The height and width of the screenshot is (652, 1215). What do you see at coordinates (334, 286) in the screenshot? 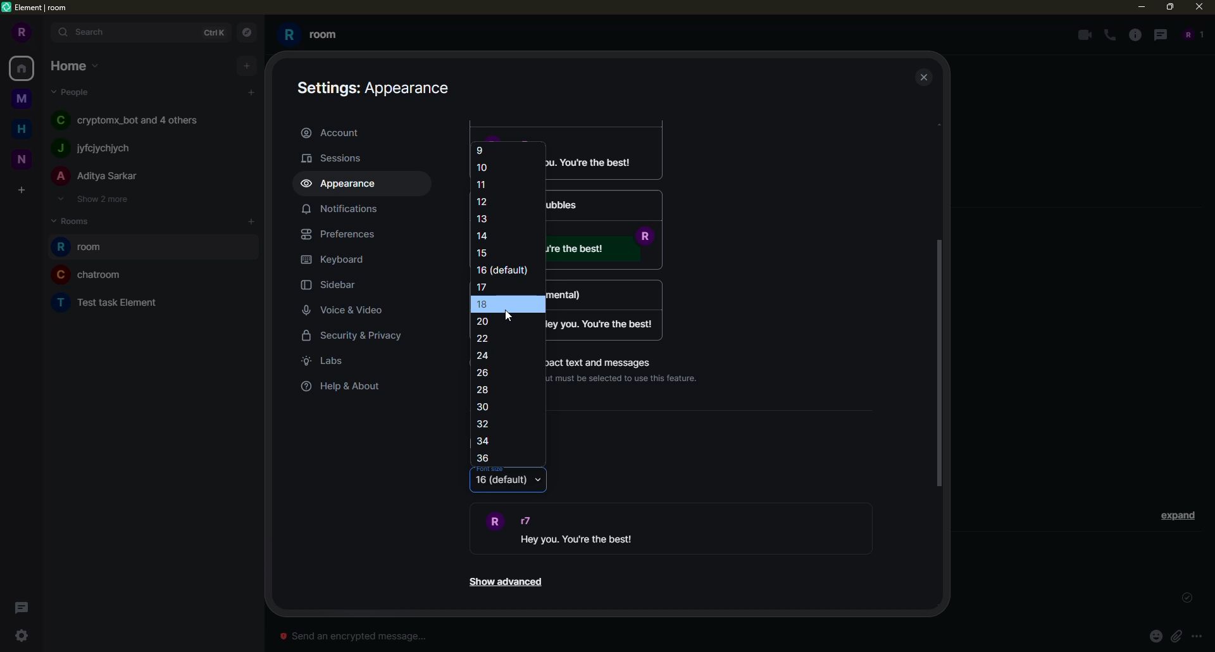
I see `sidebar` at bounding box center [334, 286].